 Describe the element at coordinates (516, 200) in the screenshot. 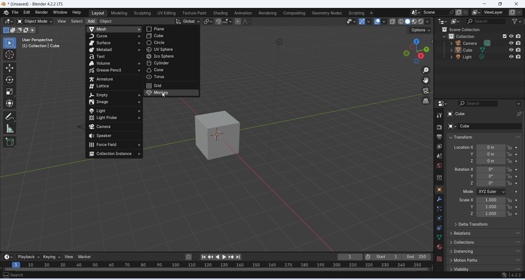

I see `animate property` at that location.